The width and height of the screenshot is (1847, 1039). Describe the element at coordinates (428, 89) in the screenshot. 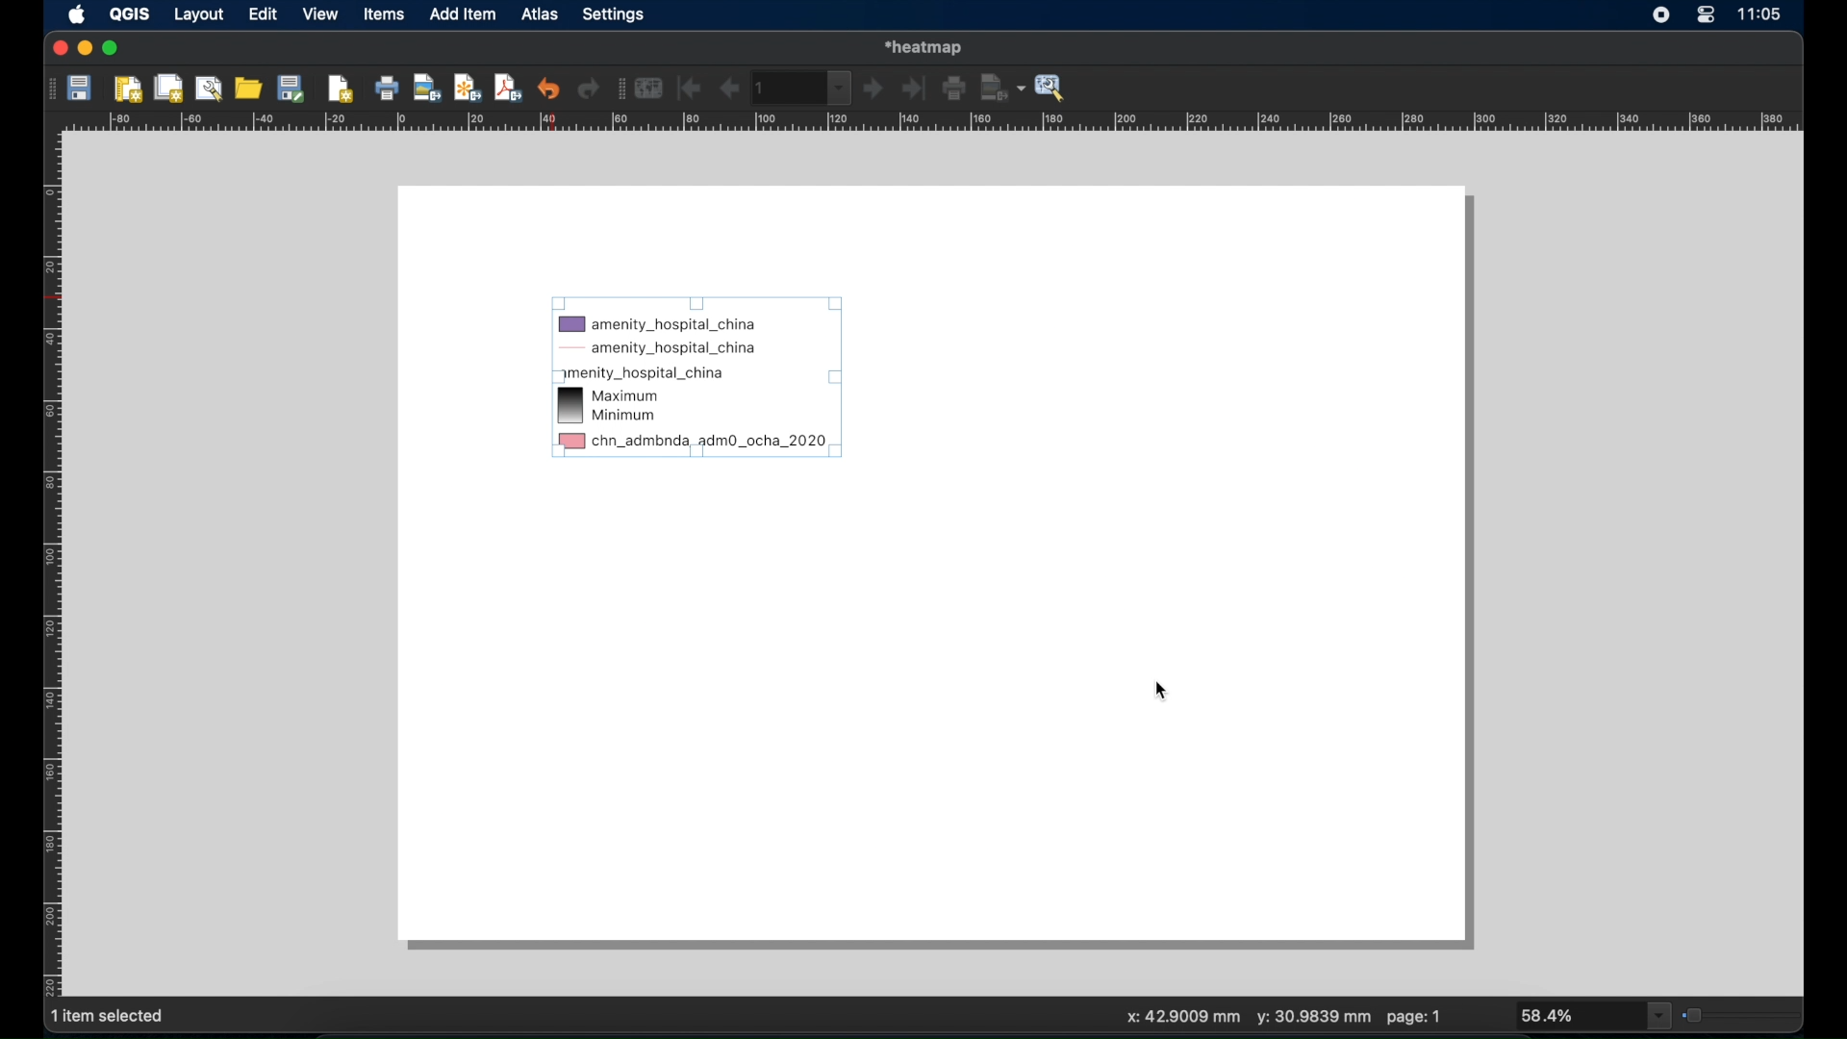

I see `export as image` at that location.